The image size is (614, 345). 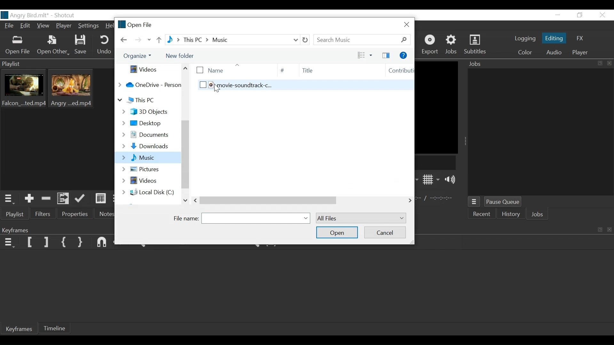 I want to click on Close, so click(x=610, y=229).